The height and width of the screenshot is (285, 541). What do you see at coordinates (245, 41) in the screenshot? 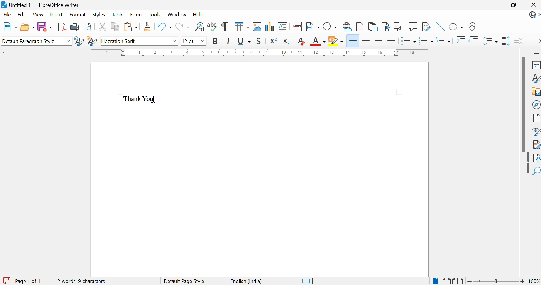
I see `Underline` at bounding box center [245, 41].